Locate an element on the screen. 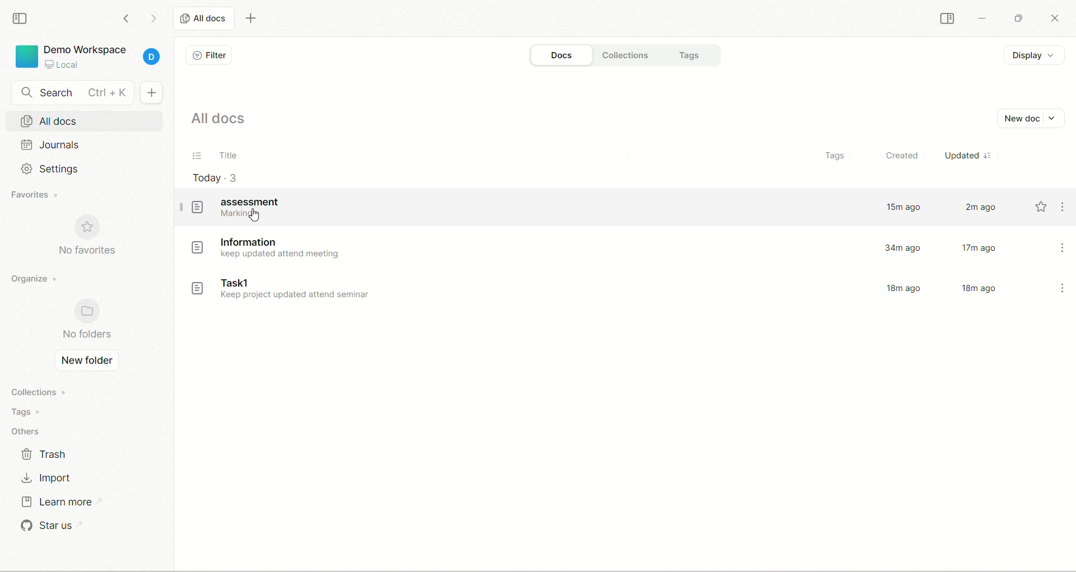  15m ago is located at coordinates (904, 208).